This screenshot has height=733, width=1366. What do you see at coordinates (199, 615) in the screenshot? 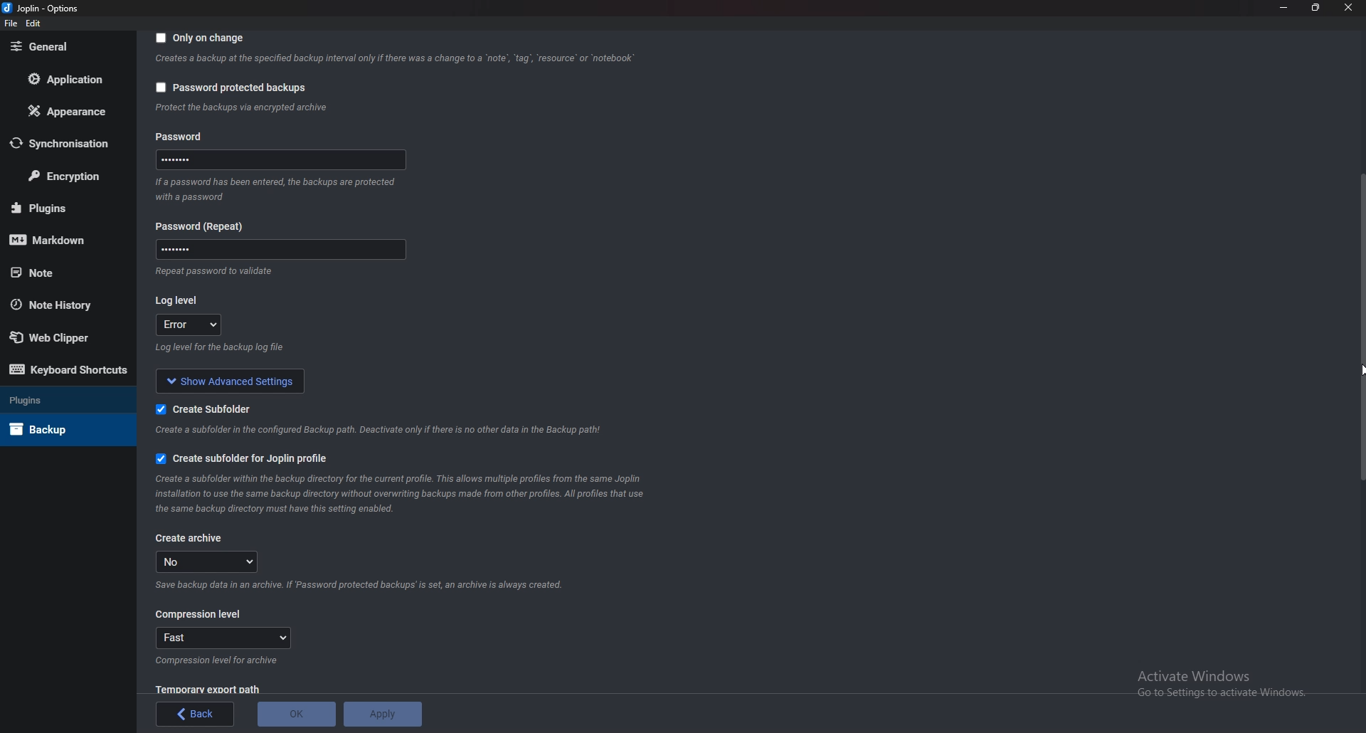
I see `Compression level` at bounding box center [199, 615].